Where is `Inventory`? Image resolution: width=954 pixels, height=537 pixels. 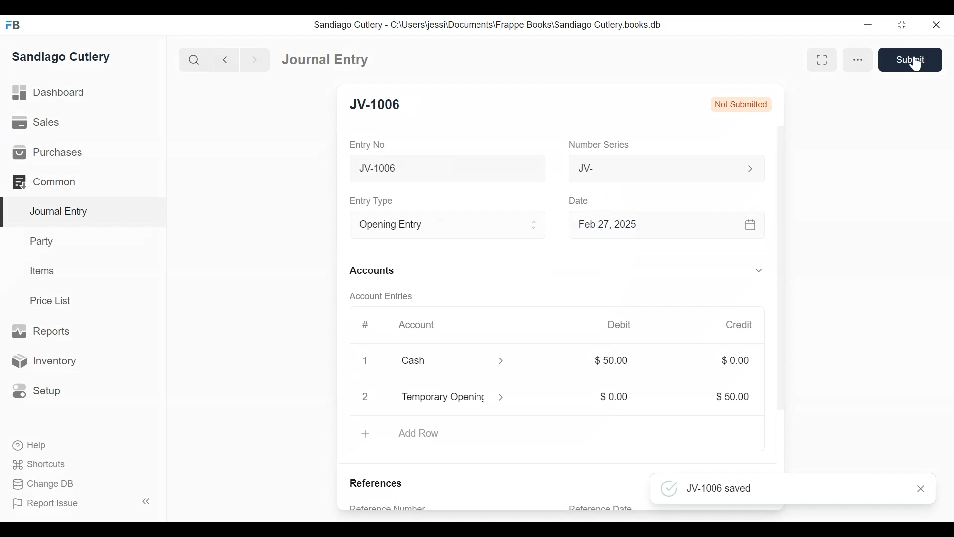
Inventory is located at coordinates (43, 360).